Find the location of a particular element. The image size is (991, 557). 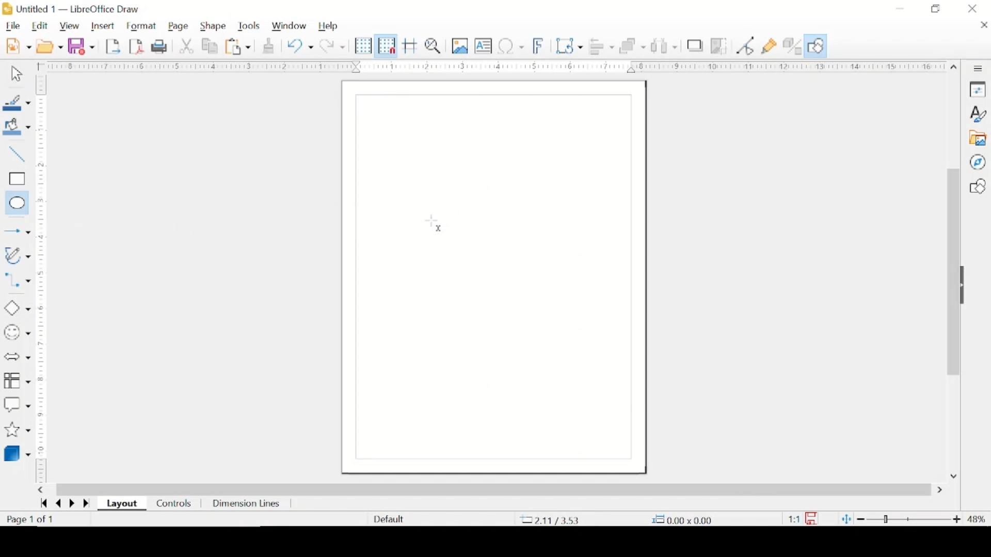

restore down is located at coordinates (937, 9).